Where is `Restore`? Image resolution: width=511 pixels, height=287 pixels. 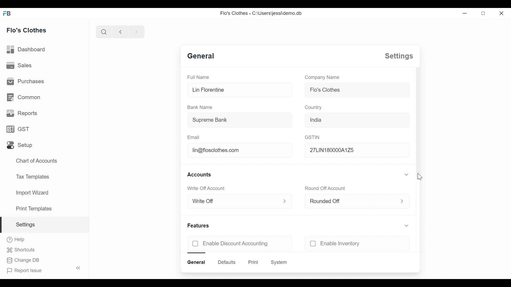 Restore is located at coordinates (483, 13).